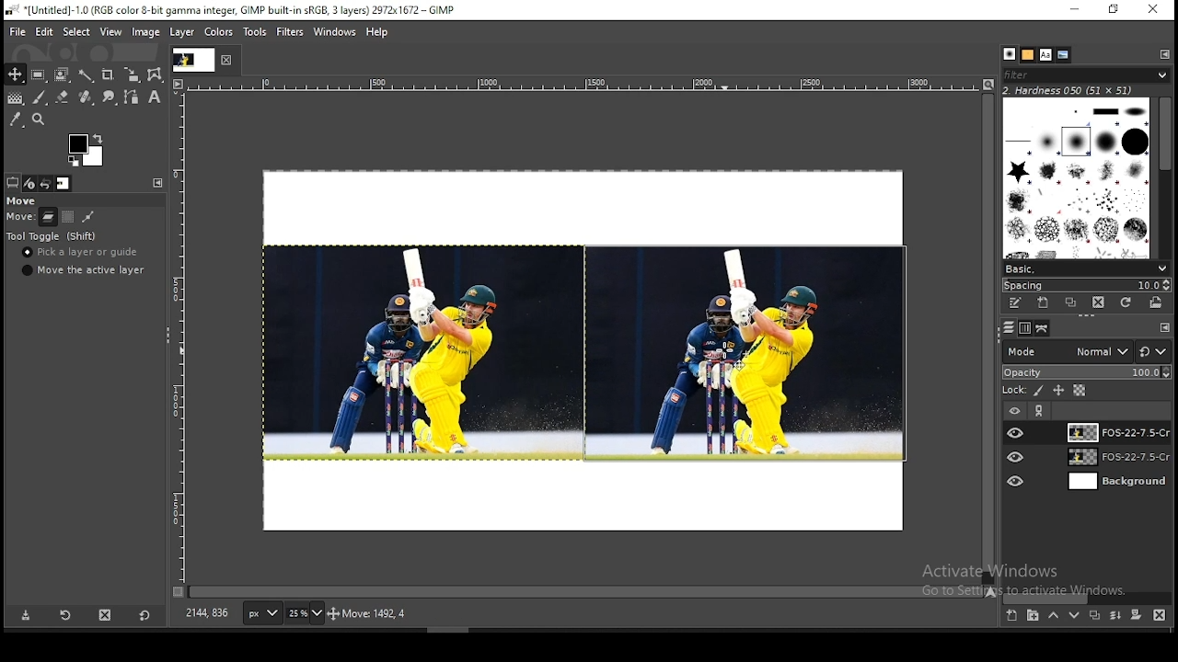  Describe the element at coordinates (15, 99) in the screenshot. I see `gradient tool` at that location.